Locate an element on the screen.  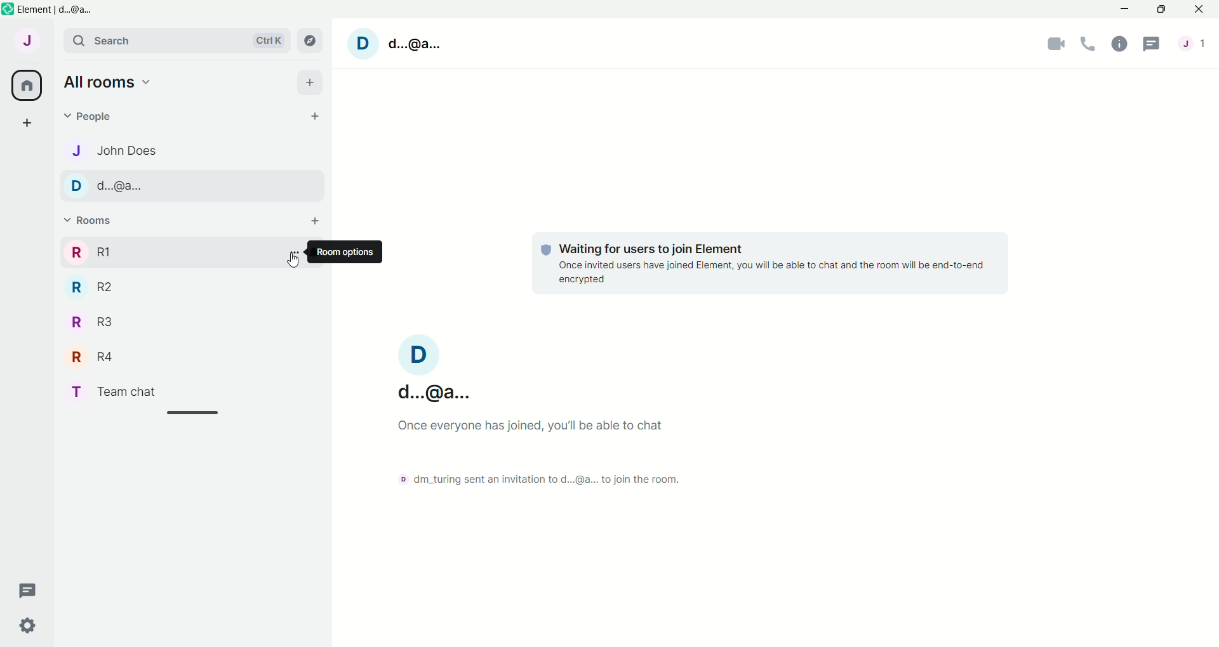
Calling  is located at coordinates (1088, 43).